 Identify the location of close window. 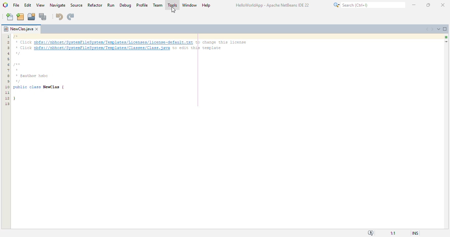
(37, 29).